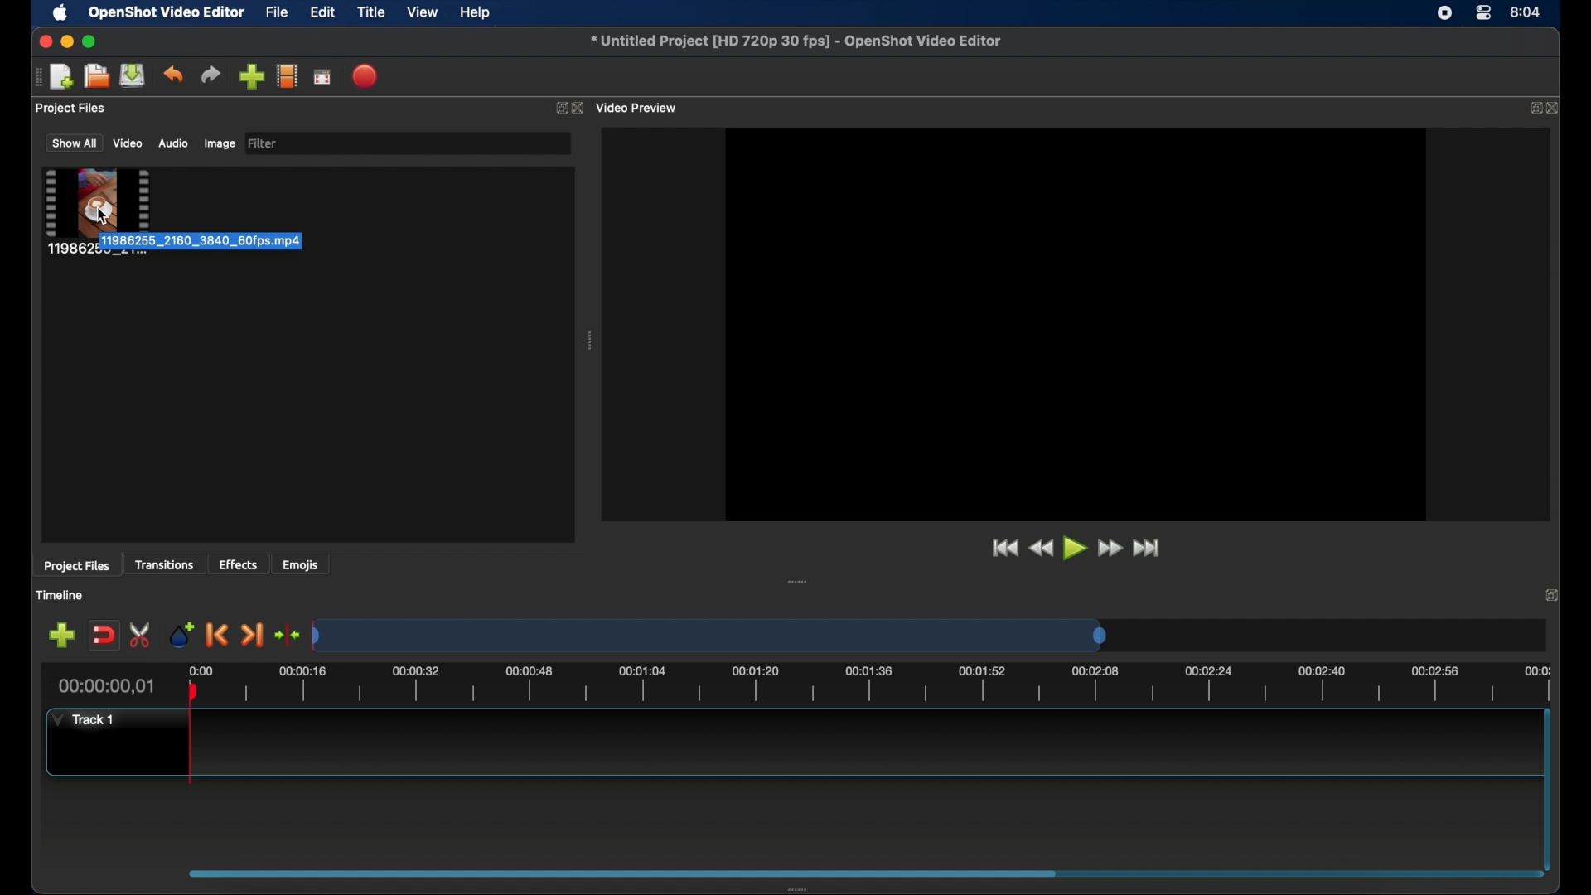  Describe the element at coordinates (301, 566) in the screenshot. I see `emojis` at that location.